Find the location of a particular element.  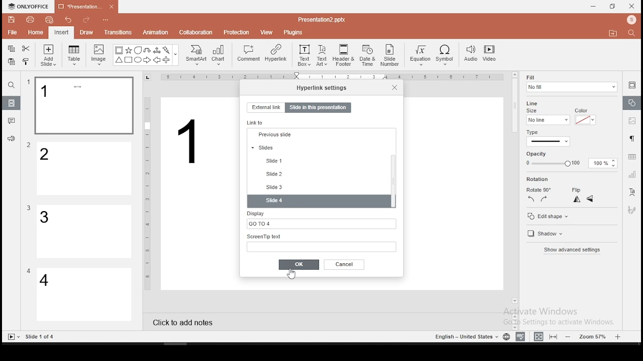

fit to width is located at coordinates (537, 336).